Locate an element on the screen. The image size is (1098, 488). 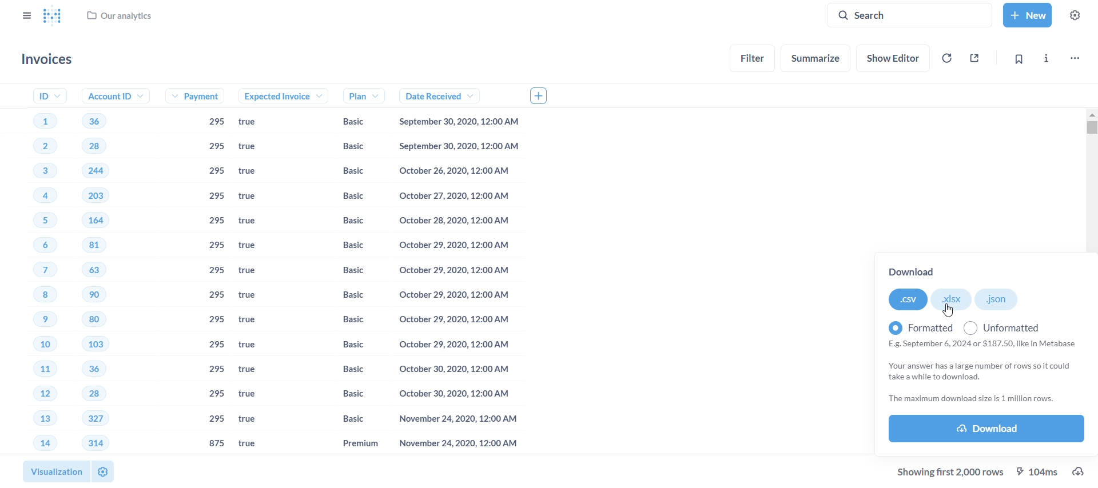
2 is located at coordinates (37, 147).